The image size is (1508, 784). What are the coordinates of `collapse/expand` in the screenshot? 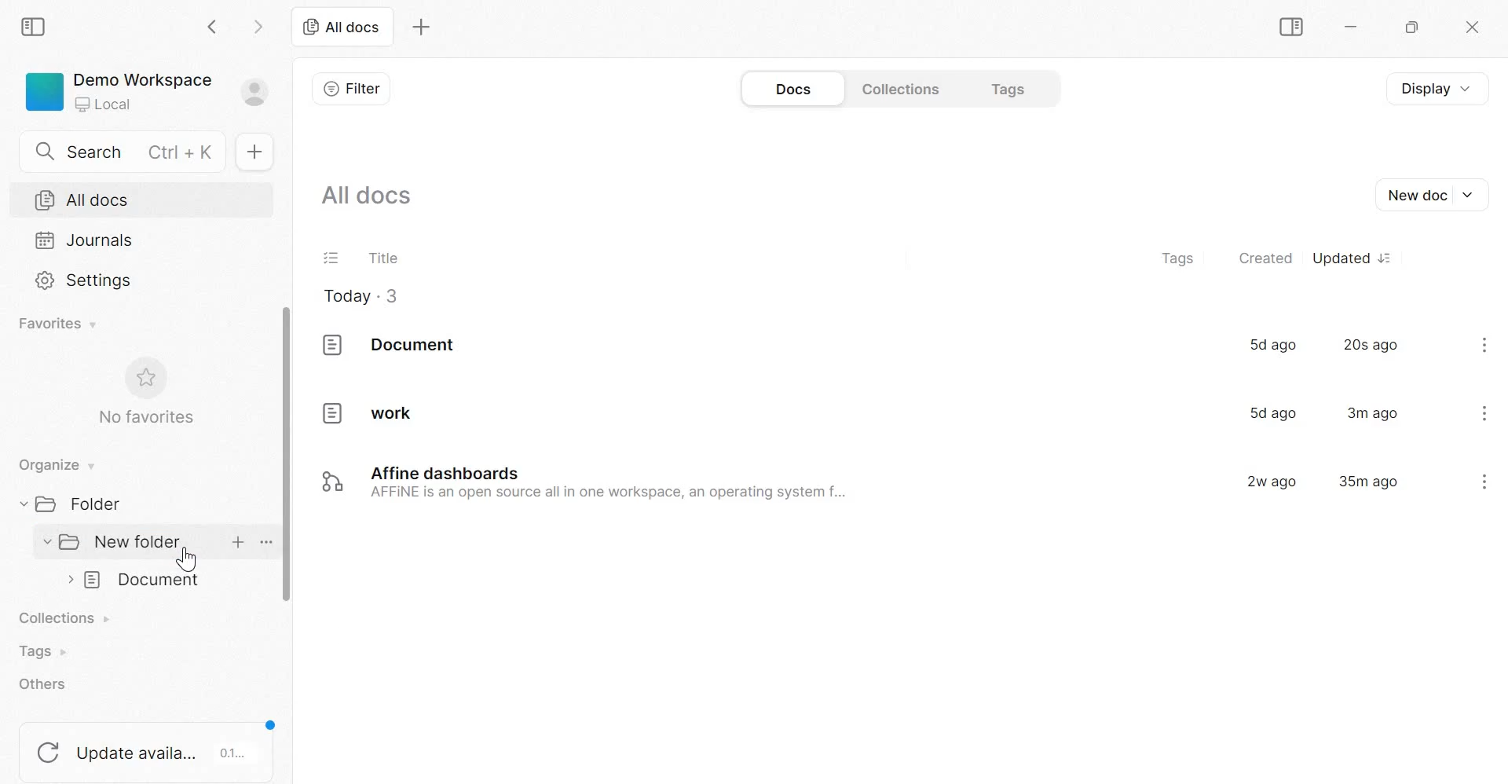 It's located at (68, 581).